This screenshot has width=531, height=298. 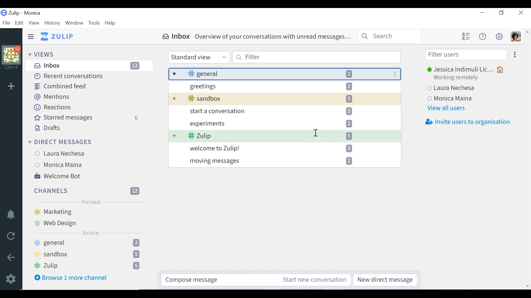 I want to click on moving messages 2], so click(x=278, y=161).